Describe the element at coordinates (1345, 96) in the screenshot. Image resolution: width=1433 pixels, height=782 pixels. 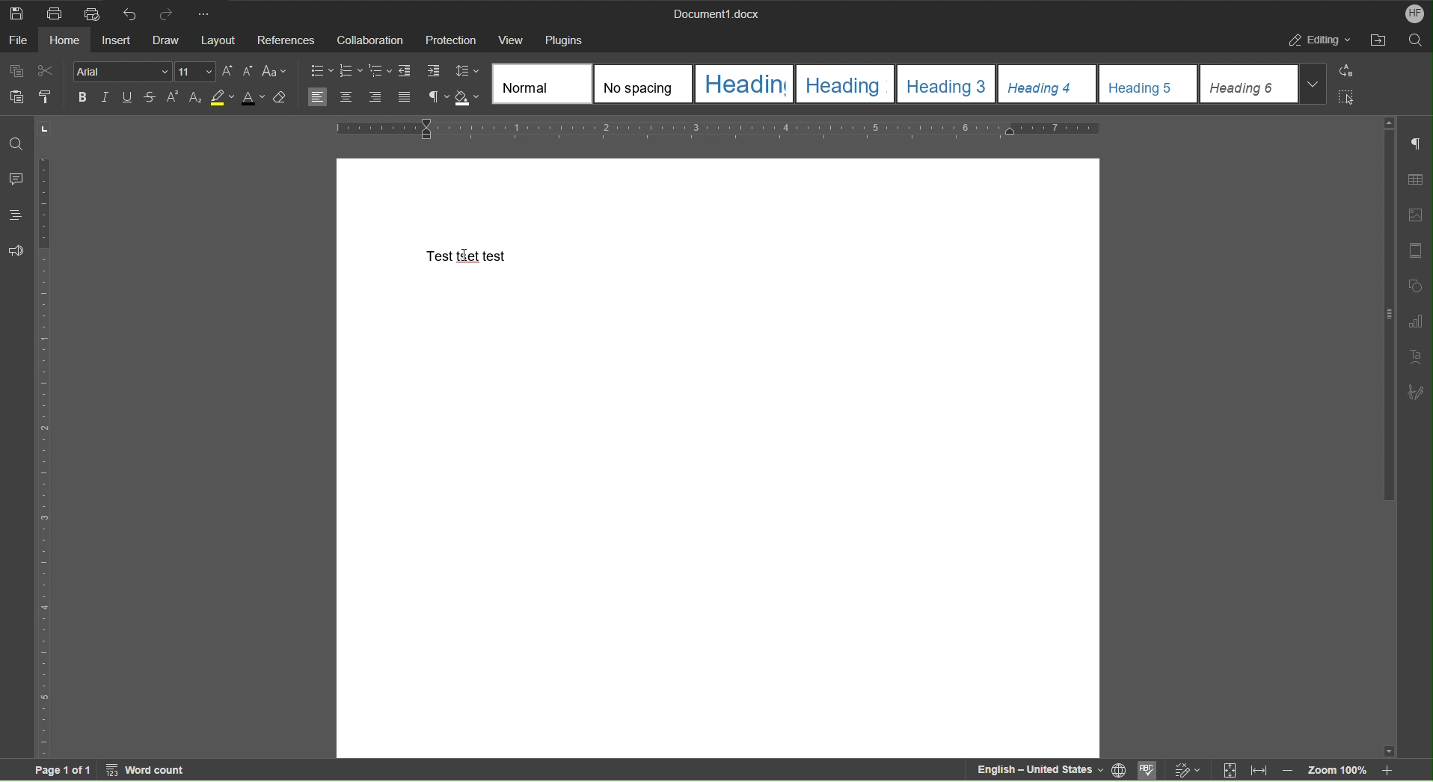
I see `Select All` at that location.